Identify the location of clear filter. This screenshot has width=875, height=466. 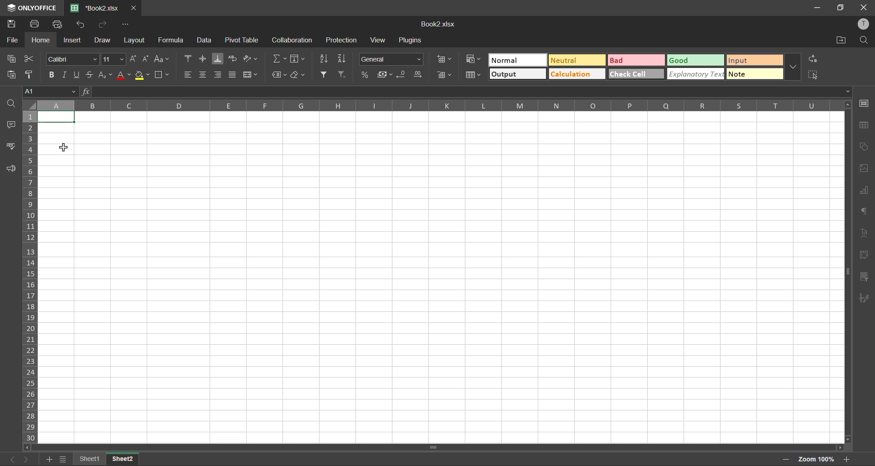
(343, 73).